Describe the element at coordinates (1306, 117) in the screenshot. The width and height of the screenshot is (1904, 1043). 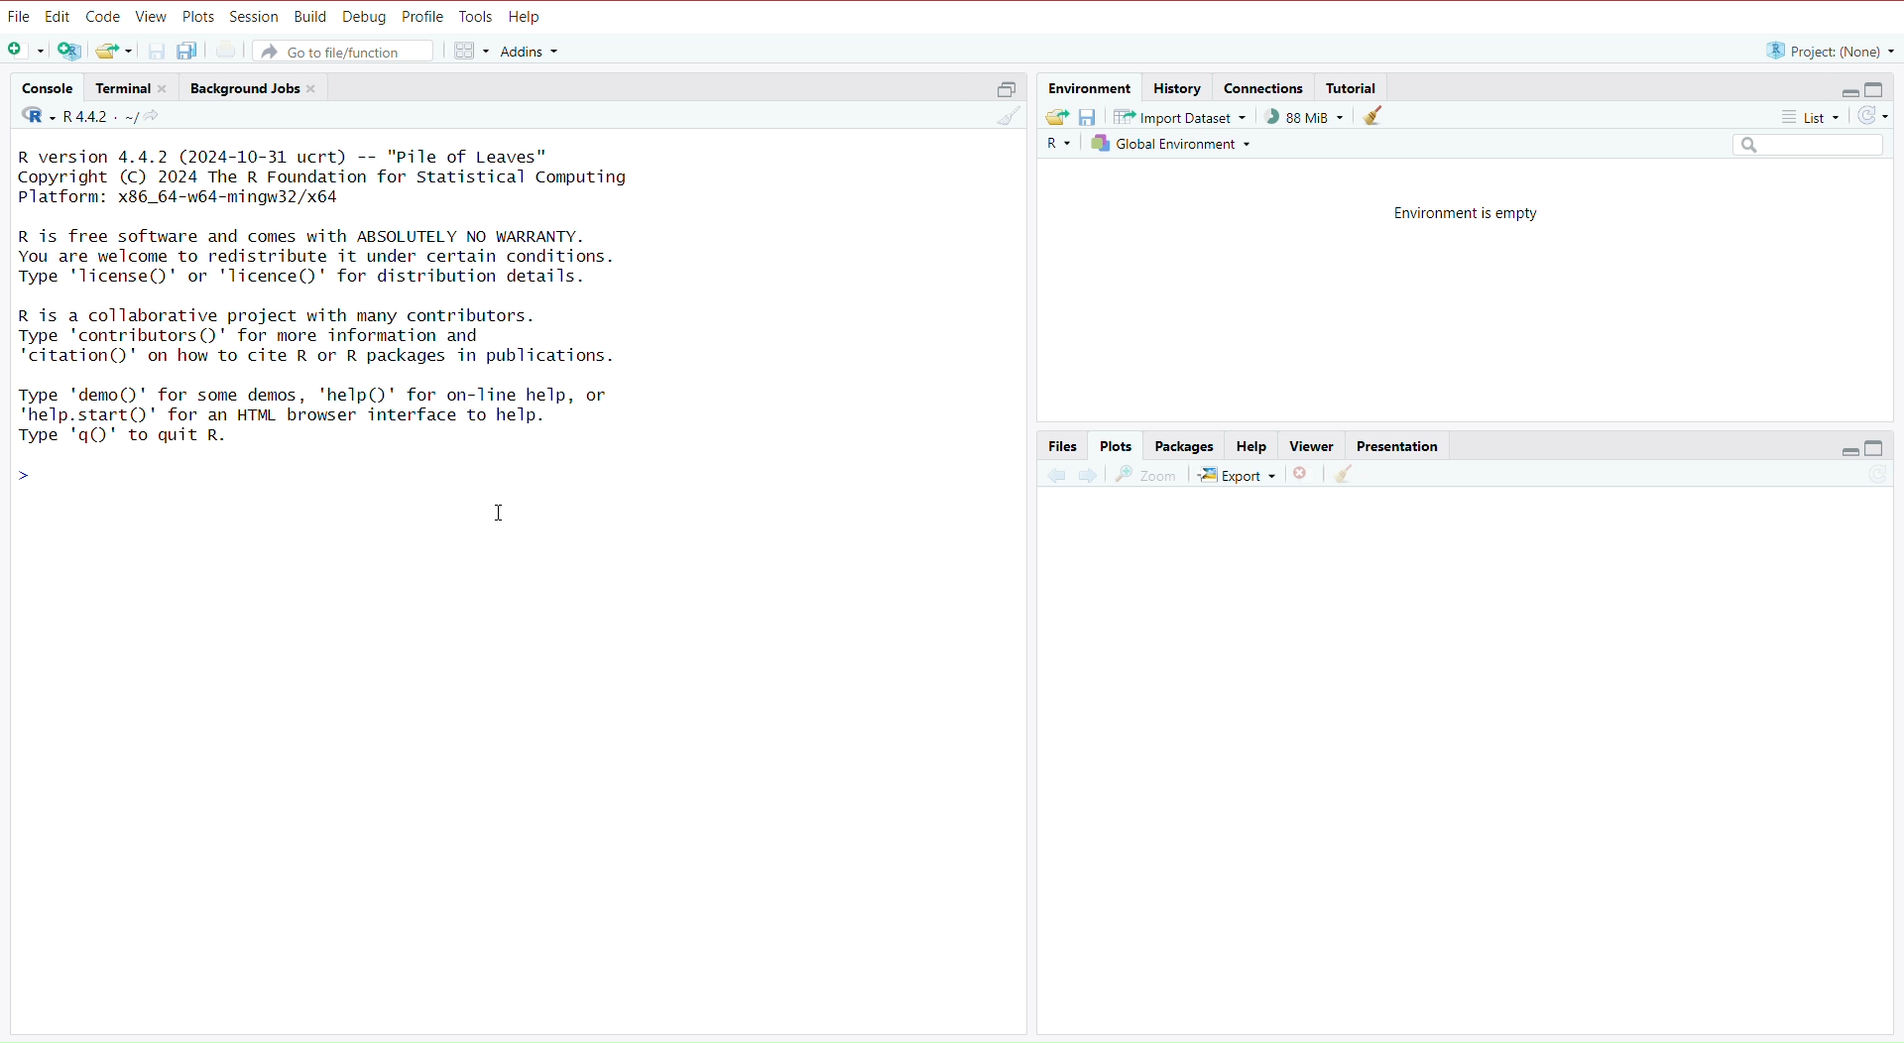
I see `88mb` at that location.